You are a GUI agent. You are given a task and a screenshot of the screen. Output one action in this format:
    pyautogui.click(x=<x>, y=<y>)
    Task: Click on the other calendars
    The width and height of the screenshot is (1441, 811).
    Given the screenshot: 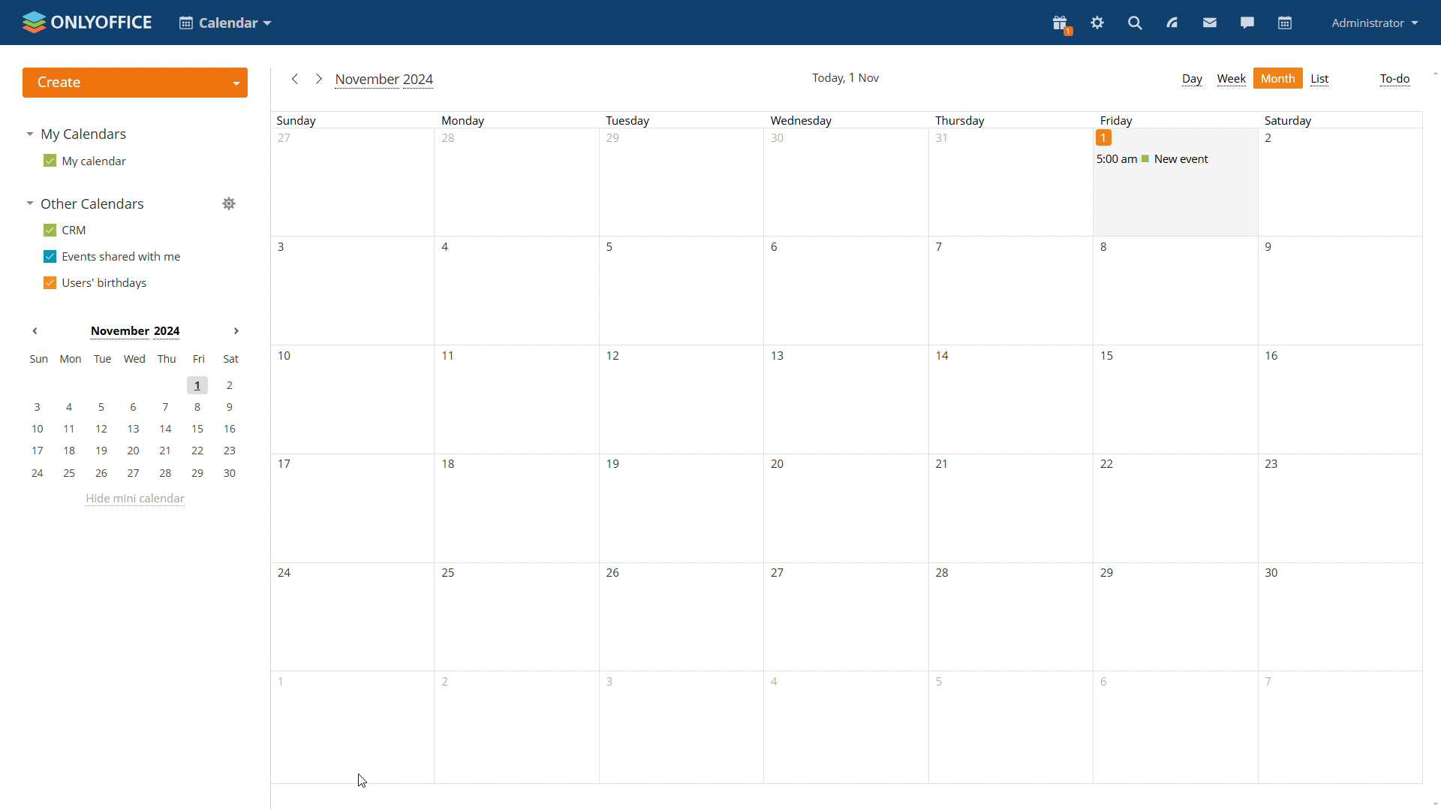 What is the action you would take?
    pyautogui.click(x=86, y=204)
    